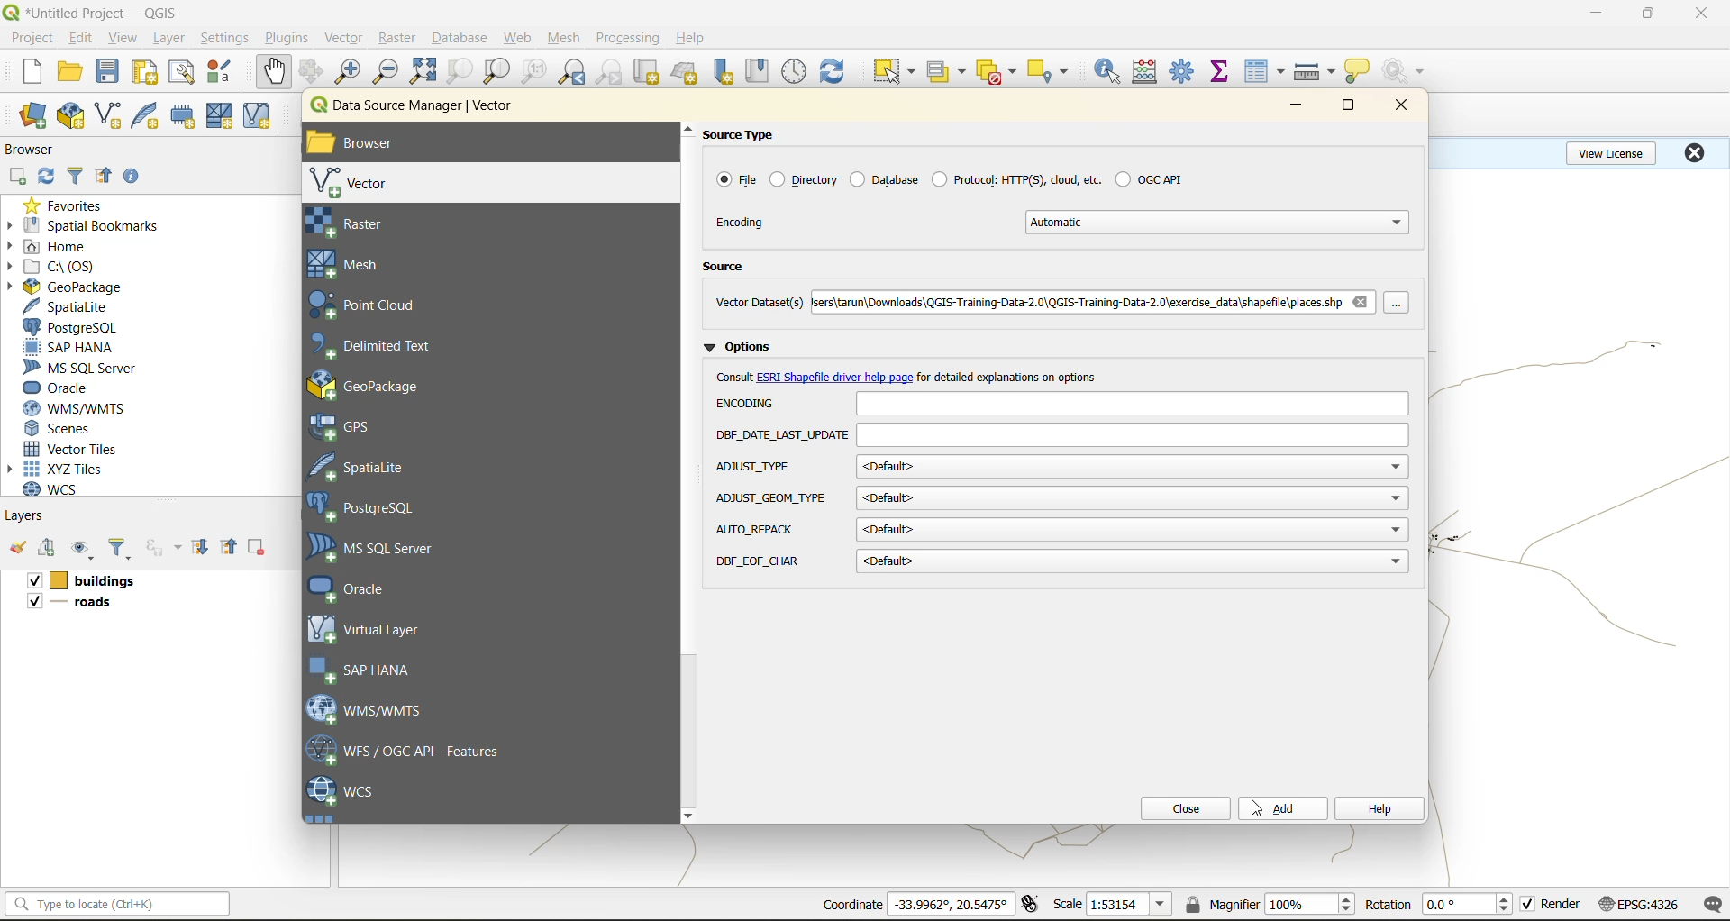  I want to click on show spatial bookmark, so click(763, 69).